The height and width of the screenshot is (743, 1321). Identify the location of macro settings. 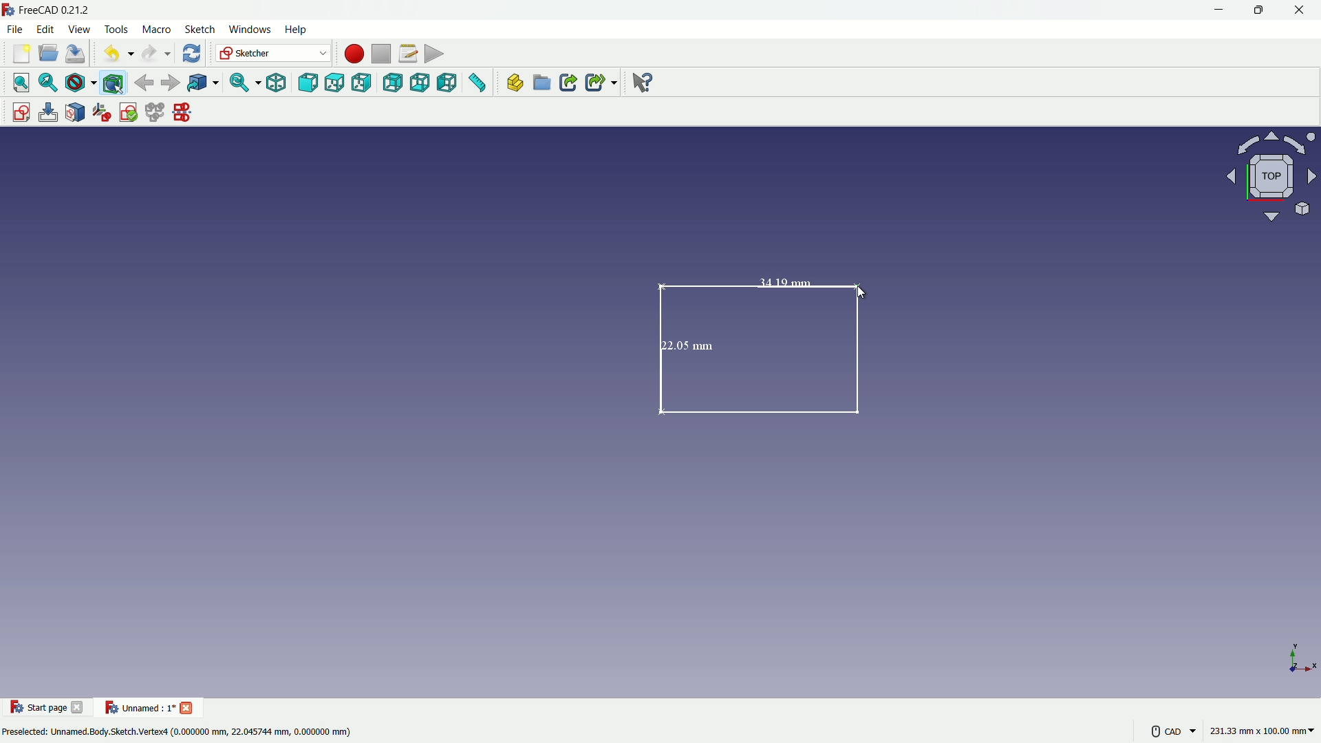
(404, 54).